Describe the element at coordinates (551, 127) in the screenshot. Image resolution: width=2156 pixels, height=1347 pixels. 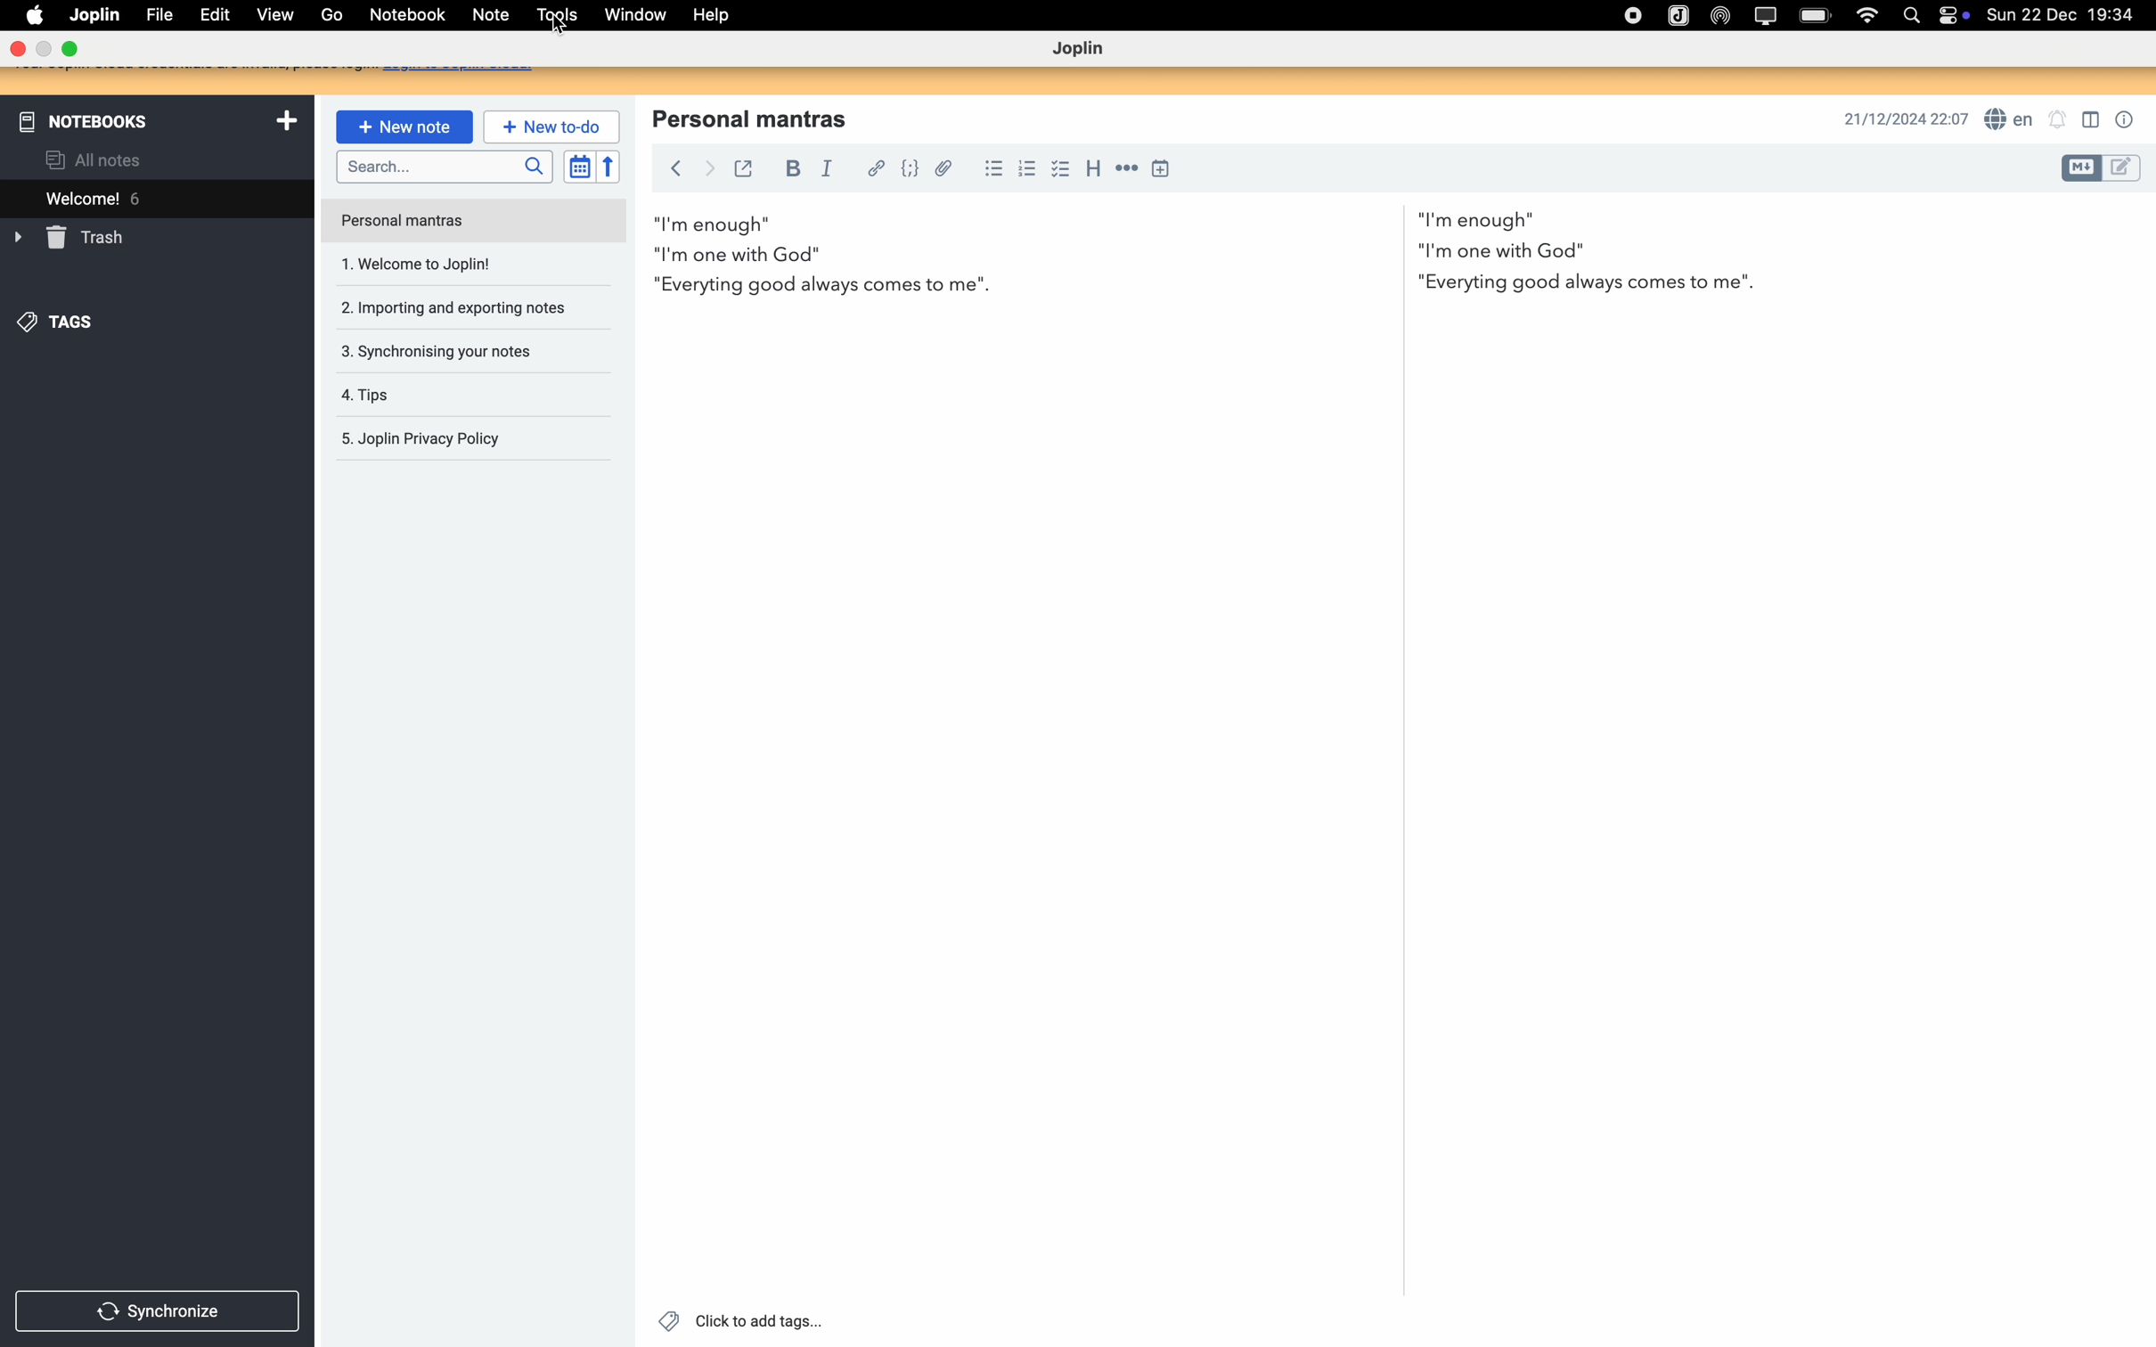
I see `new to-do` at that location.